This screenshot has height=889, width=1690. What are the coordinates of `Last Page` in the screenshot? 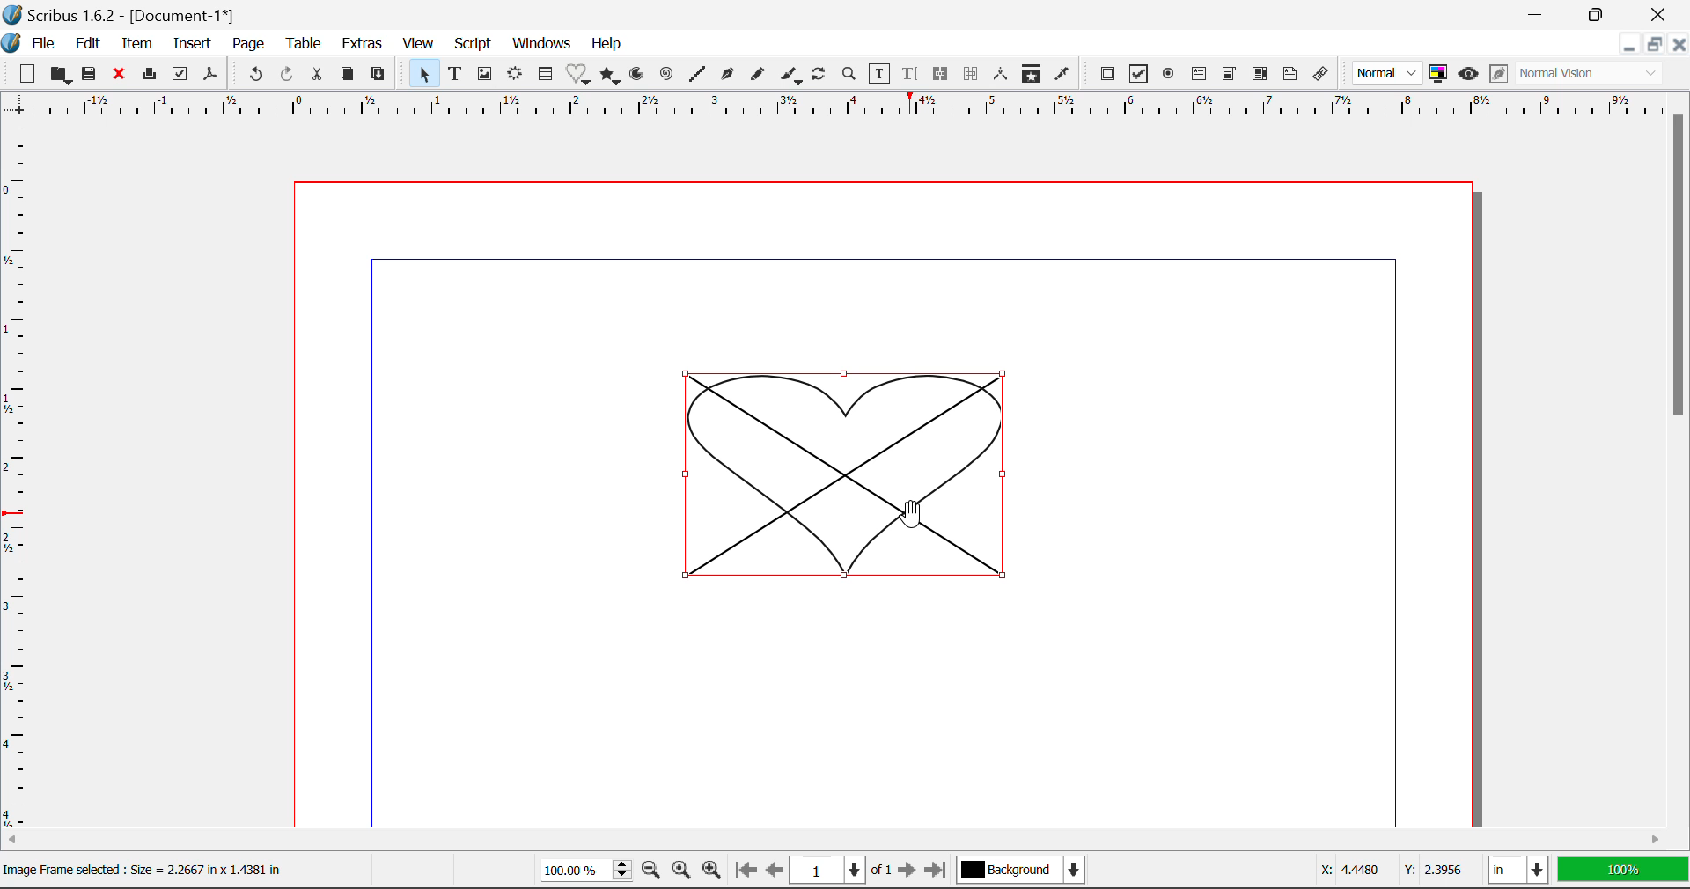 It's located at (938, 871).